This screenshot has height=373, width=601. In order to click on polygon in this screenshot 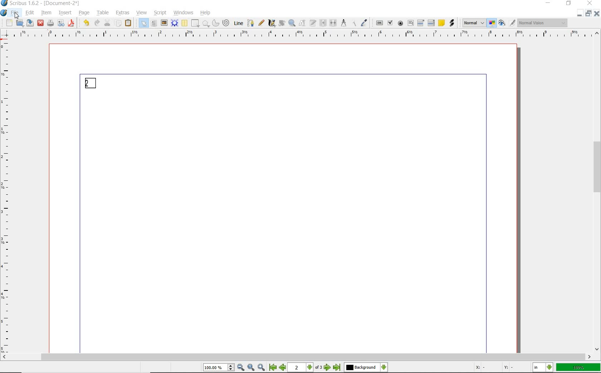, I will do `click(206, 24)`.